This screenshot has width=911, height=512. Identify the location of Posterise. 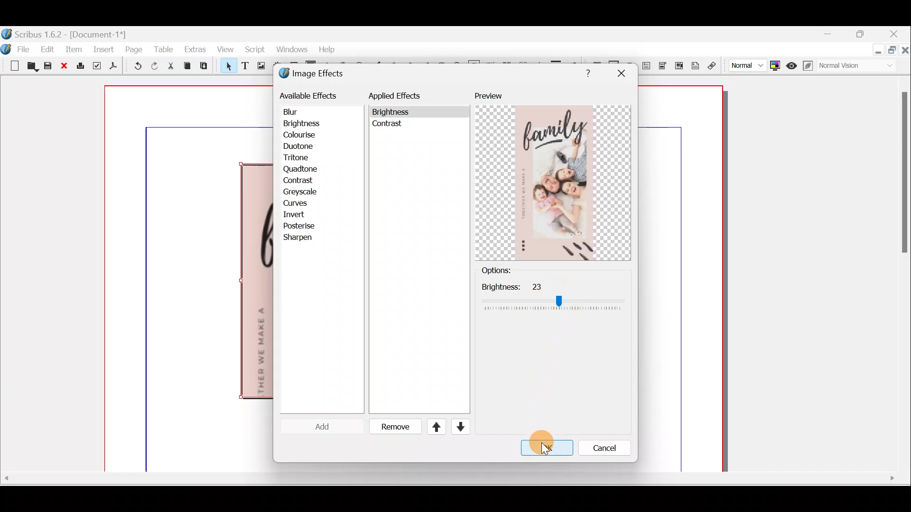
(306, 226).